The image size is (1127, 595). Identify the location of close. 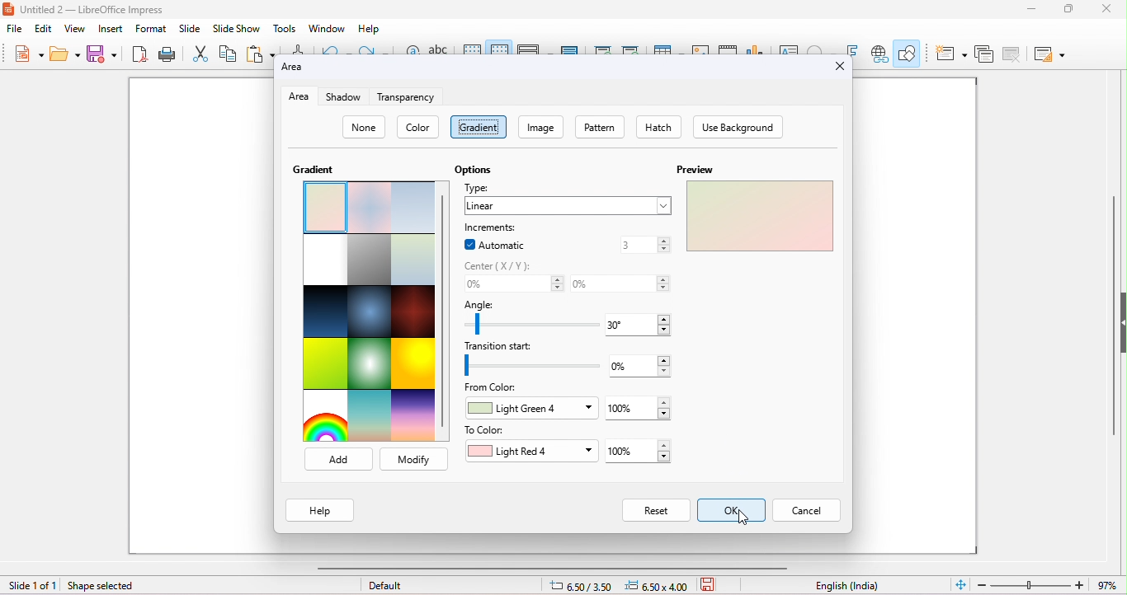
(1105, 9).